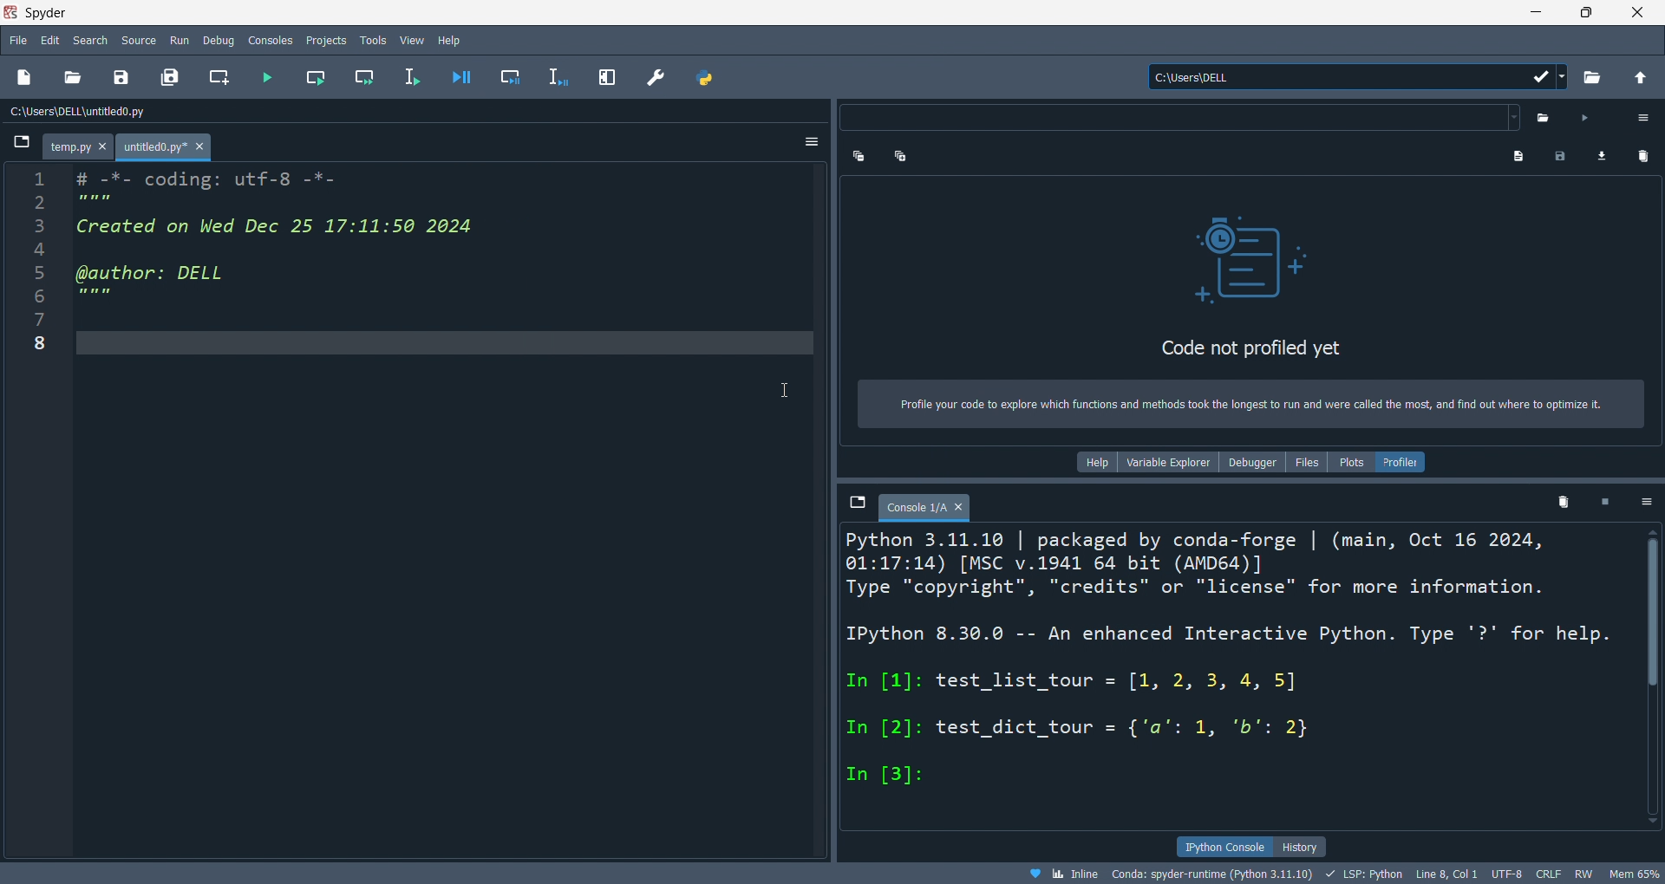  What do you see at coordinates (25, 77) in the screenshot?
I see `new file` at bounding box center [25, 77].